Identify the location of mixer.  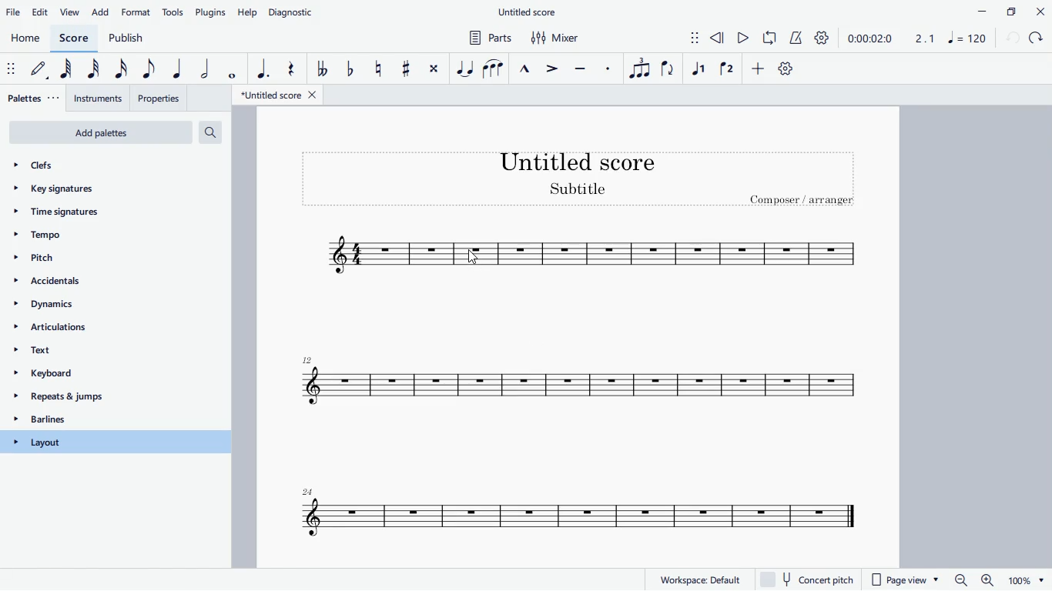
(557, 38).